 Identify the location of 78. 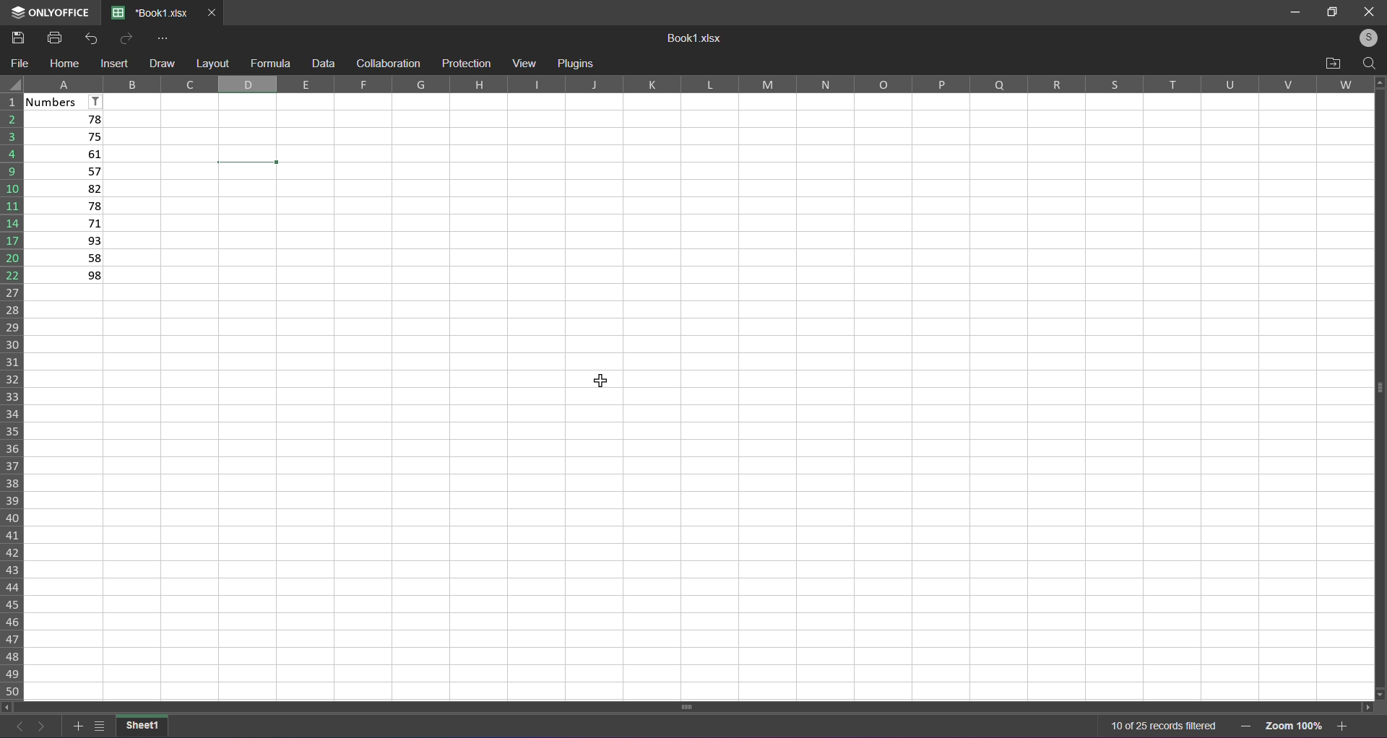
(66, 206).